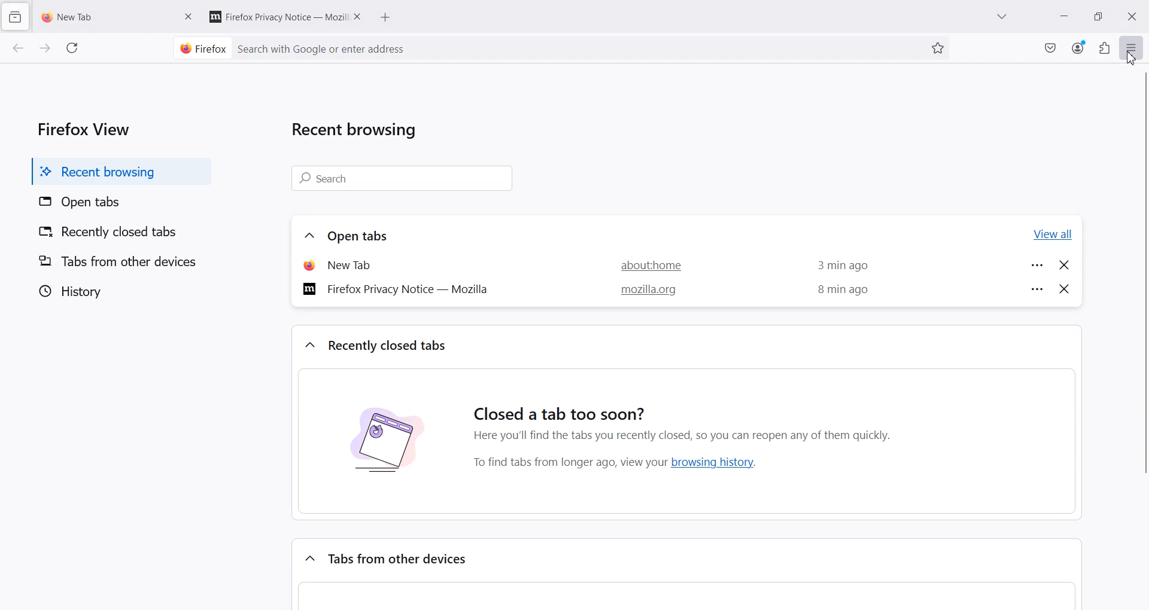  I want to click on Tabs from other devices, so click(117, 261).